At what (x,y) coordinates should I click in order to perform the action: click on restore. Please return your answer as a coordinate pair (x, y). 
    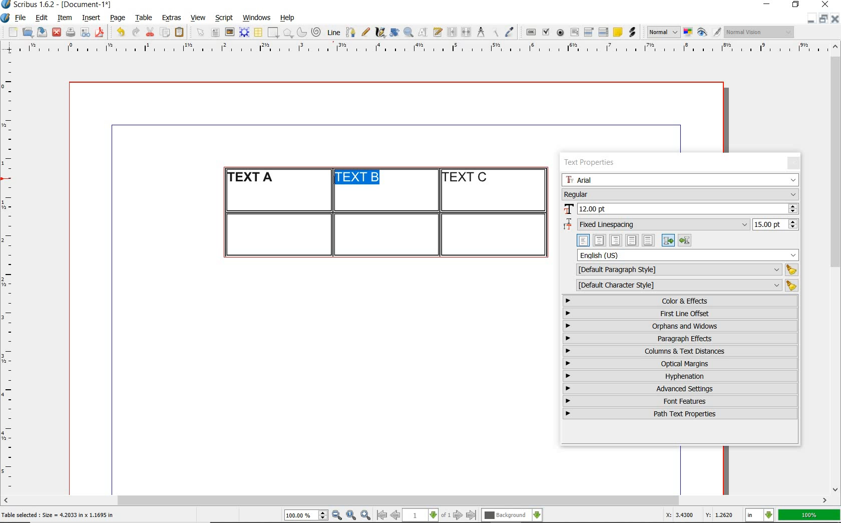
    Looking at the image, I should click on (823, 18).